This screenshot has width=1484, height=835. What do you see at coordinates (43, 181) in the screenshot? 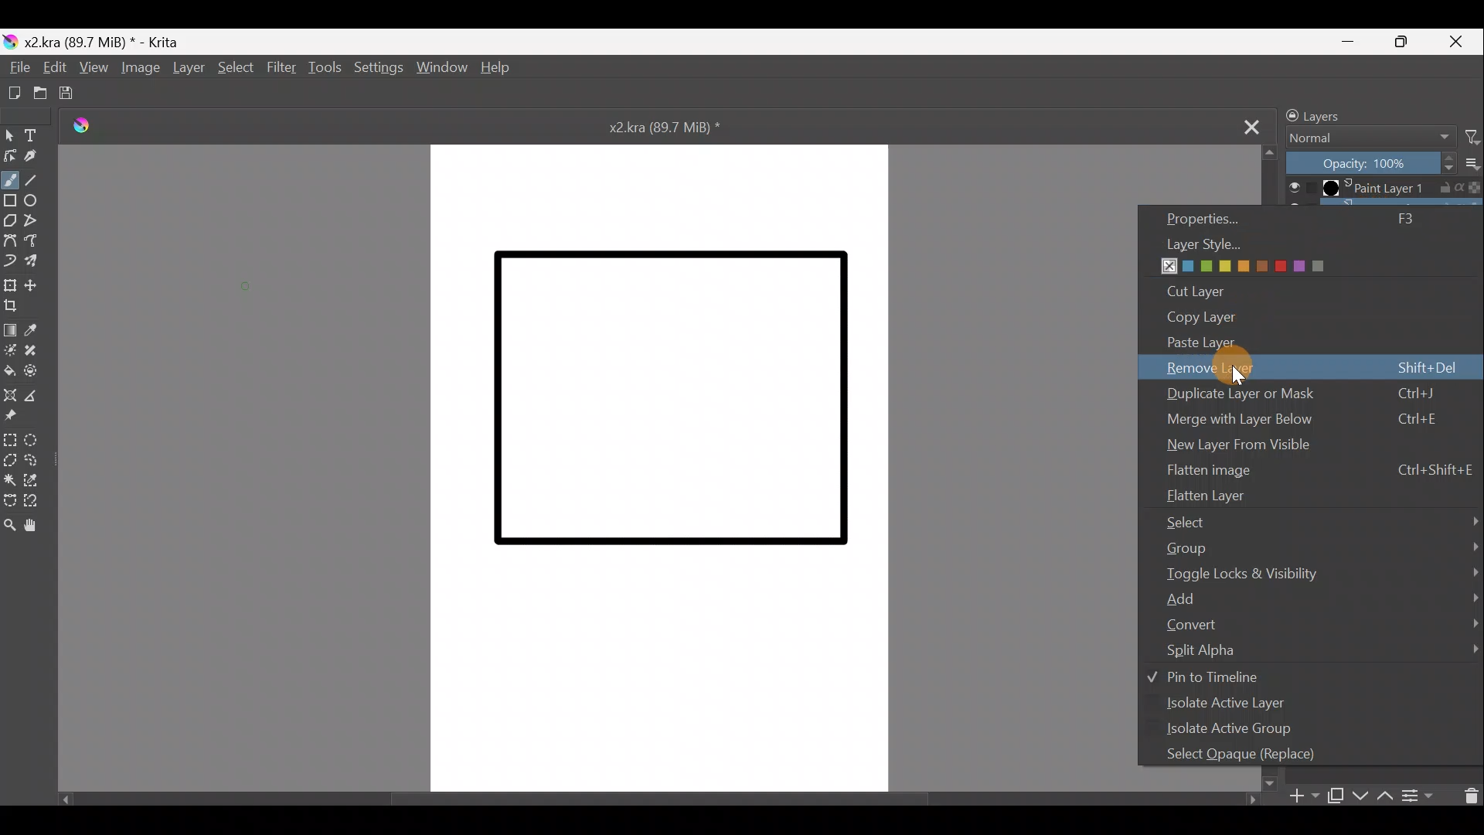
I see `Line tool` at bounding box center [43, 181].